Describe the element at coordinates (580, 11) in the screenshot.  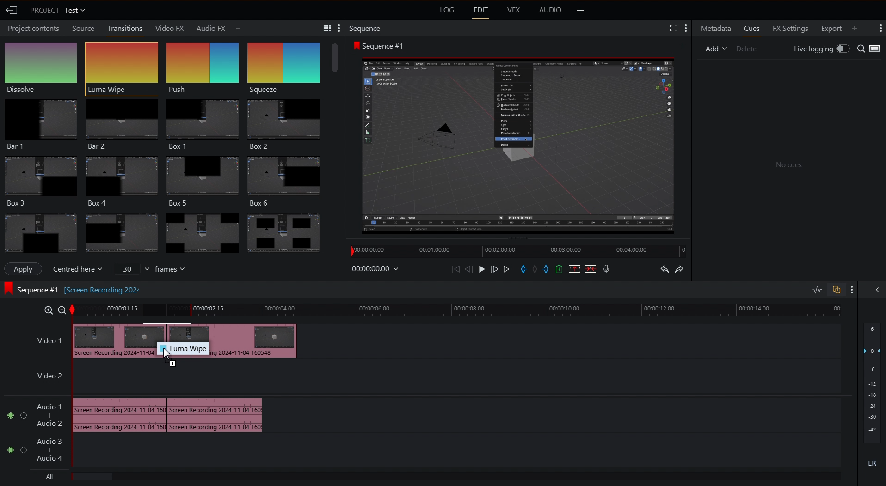
I see `More` at that location.